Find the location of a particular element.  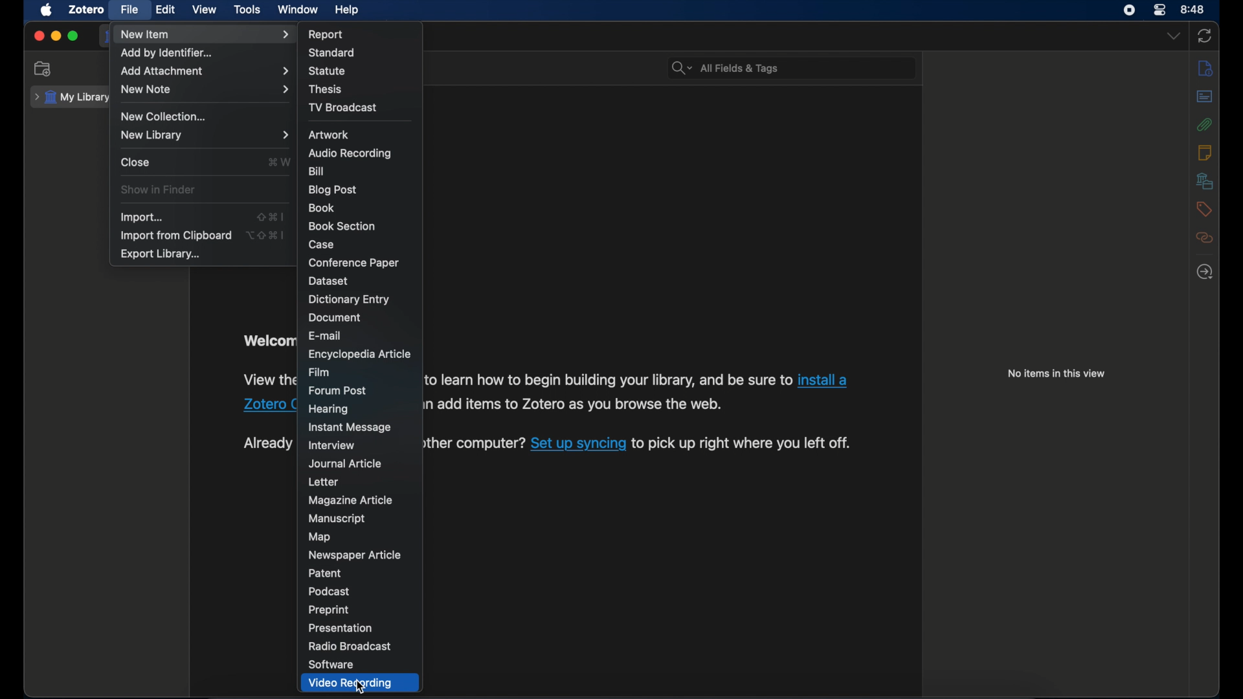

software information is located at coordinates (578, 406).